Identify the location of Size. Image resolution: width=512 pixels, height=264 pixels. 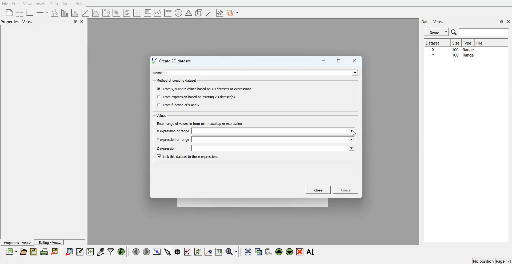
(456, 43).